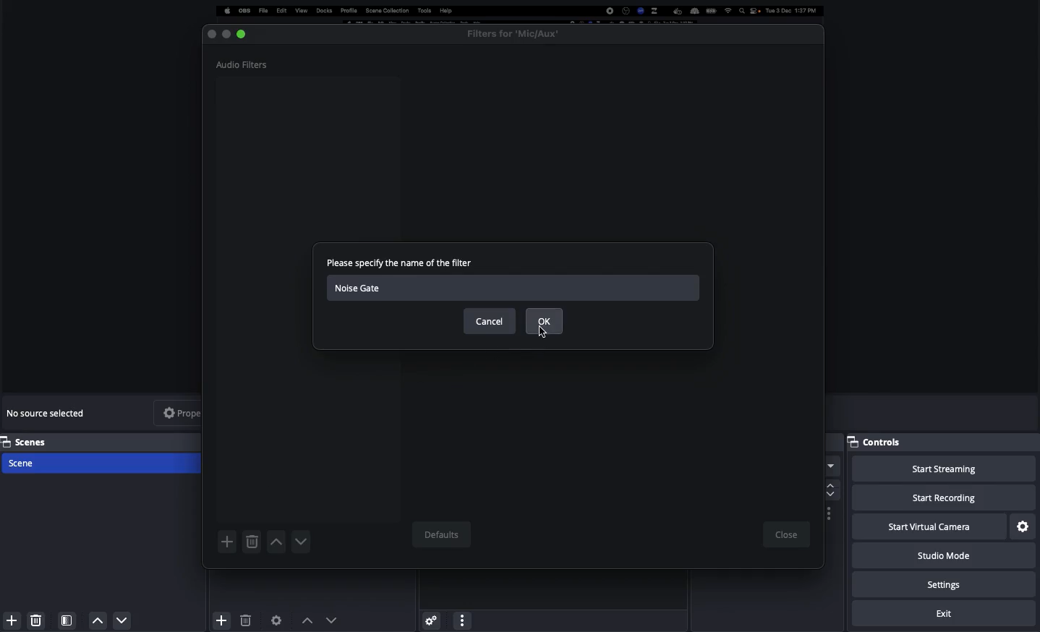 This screenshot has width=1040, height=632. Describe the element at coordinates (307, 620) in the screenshot. I see `Move up` at that location.